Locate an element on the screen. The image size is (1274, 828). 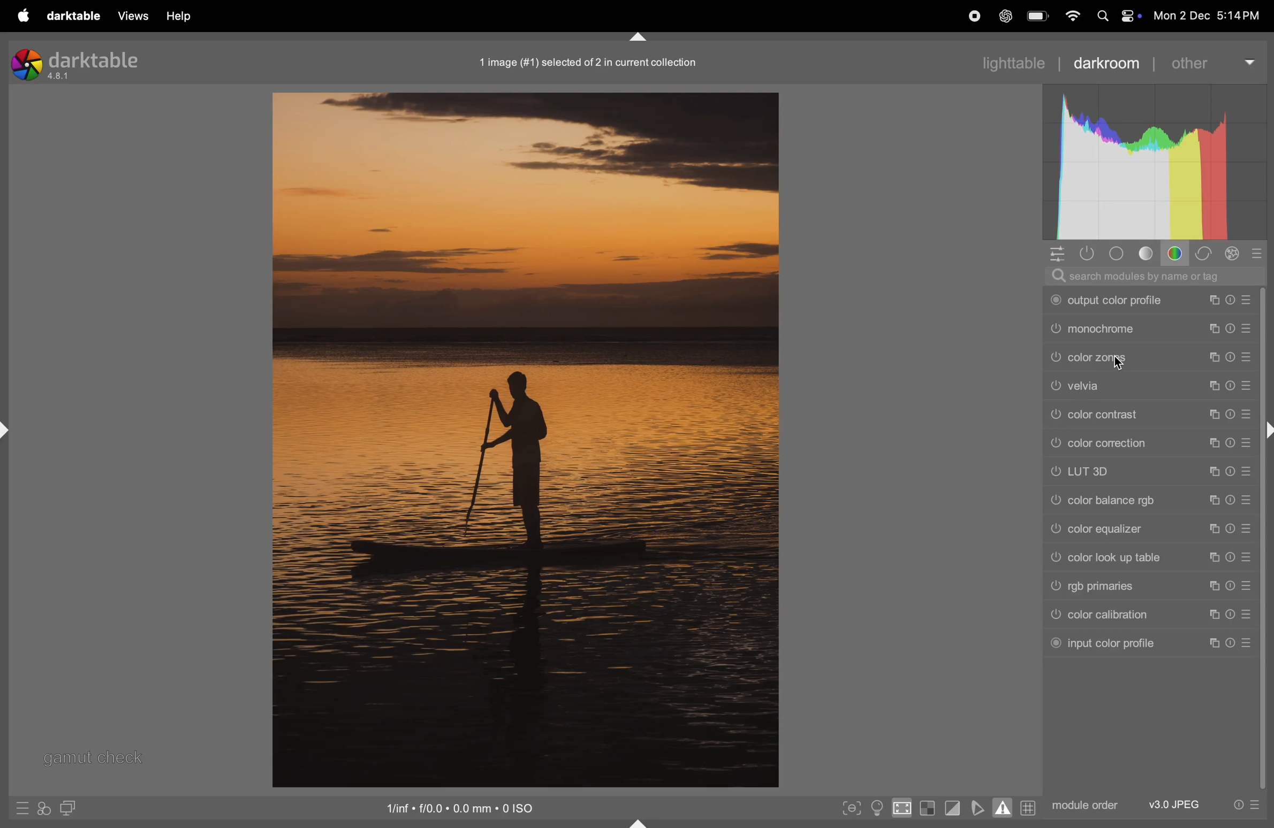
apple menu is located at coordinates (24, 16).